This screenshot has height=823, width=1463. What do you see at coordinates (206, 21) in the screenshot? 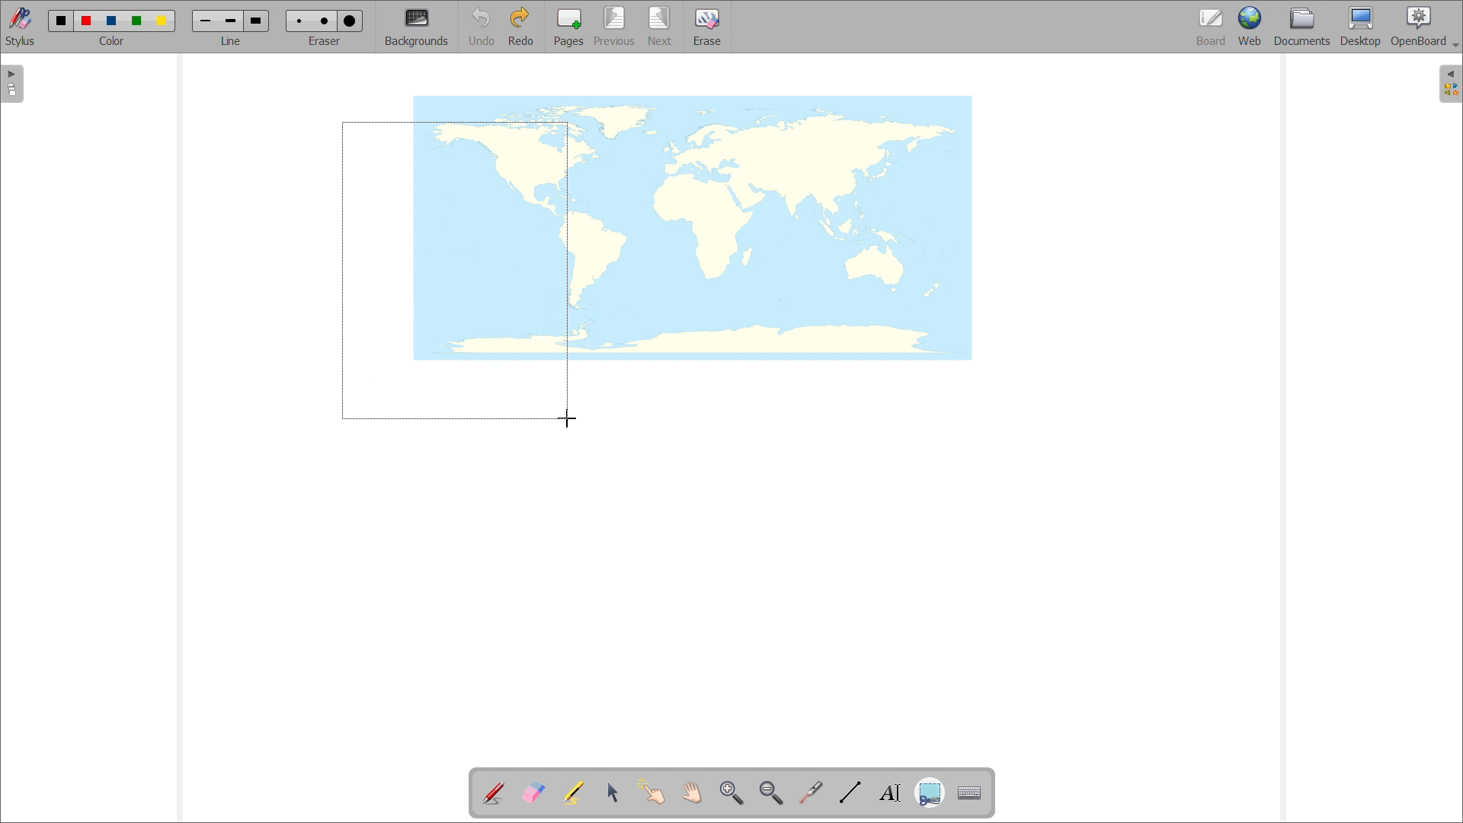
I see `small` at bounding box center [206, 21].